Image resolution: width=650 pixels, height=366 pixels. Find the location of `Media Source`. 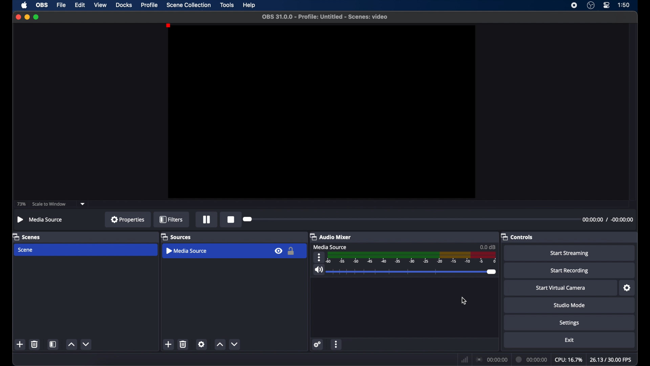

Media Source is located at coordinates (42, 220).